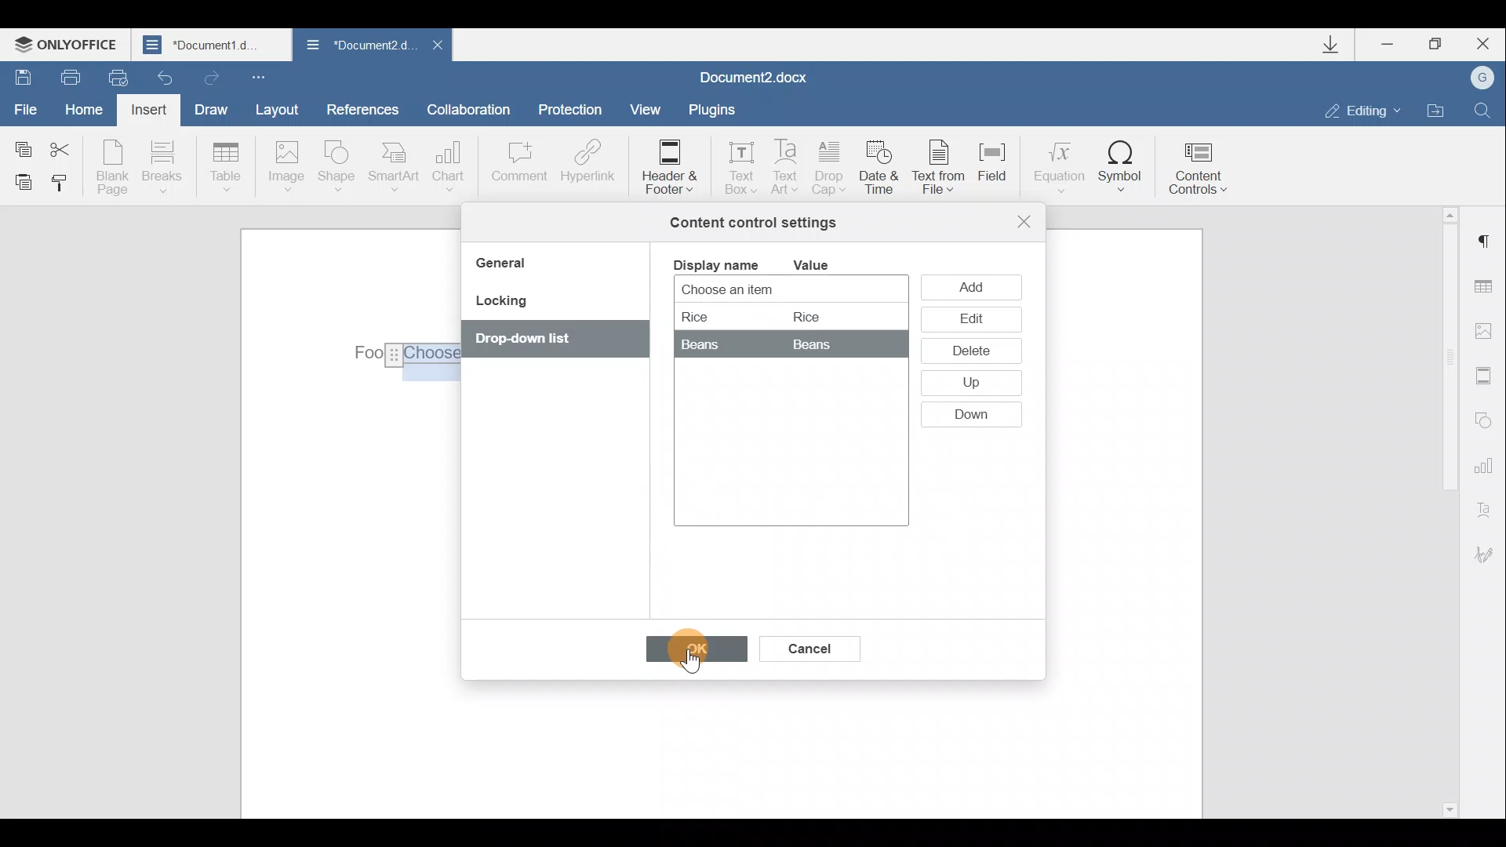 The width and height of the screenshot is (1506, 847). I want to click on , so click(402, 356).